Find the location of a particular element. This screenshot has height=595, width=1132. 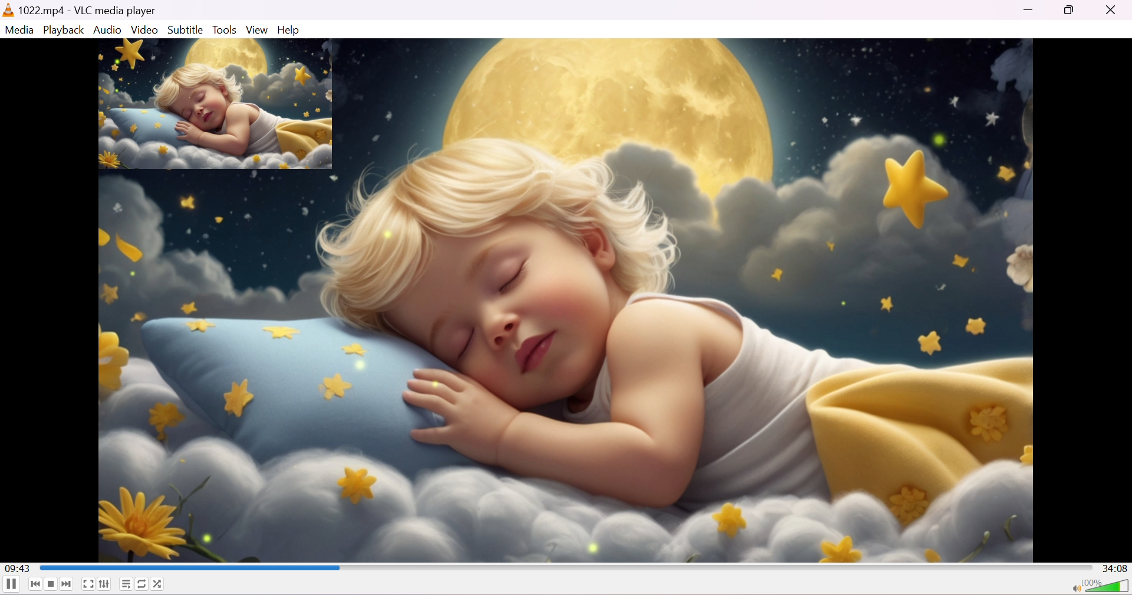

Media is located at coordinates (21, 30).